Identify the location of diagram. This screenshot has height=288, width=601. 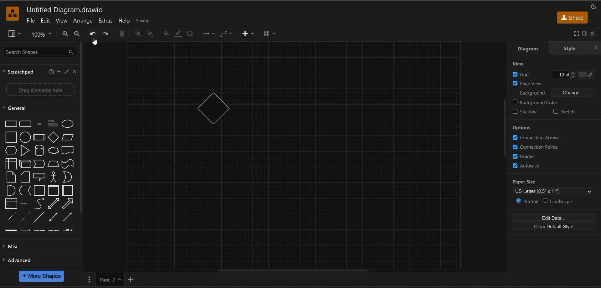
(529, 49).